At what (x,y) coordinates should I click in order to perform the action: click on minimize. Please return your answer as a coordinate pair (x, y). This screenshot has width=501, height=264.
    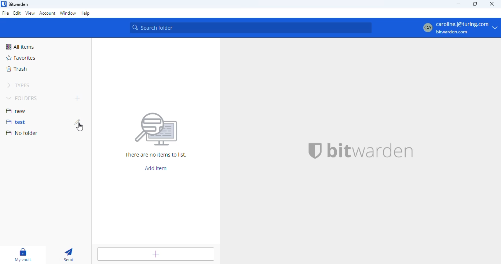
    Looking at the image, I should click on (458, 4).